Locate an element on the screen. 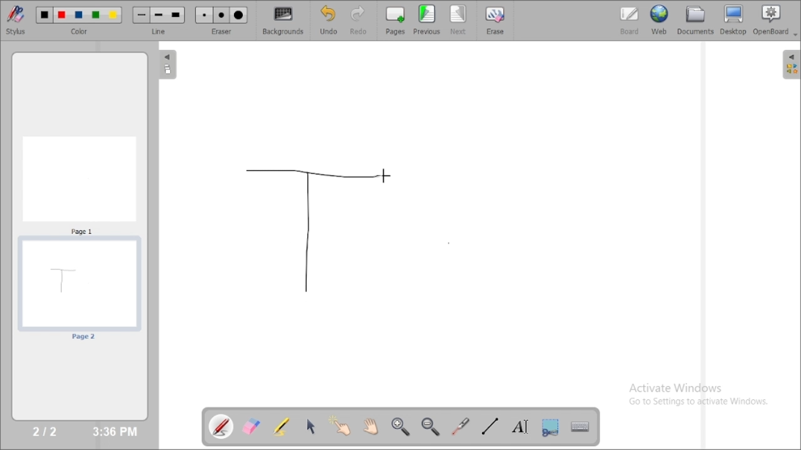 This screenshot has height=450, width=801. backgrounds is located at coordinates (284, 21).